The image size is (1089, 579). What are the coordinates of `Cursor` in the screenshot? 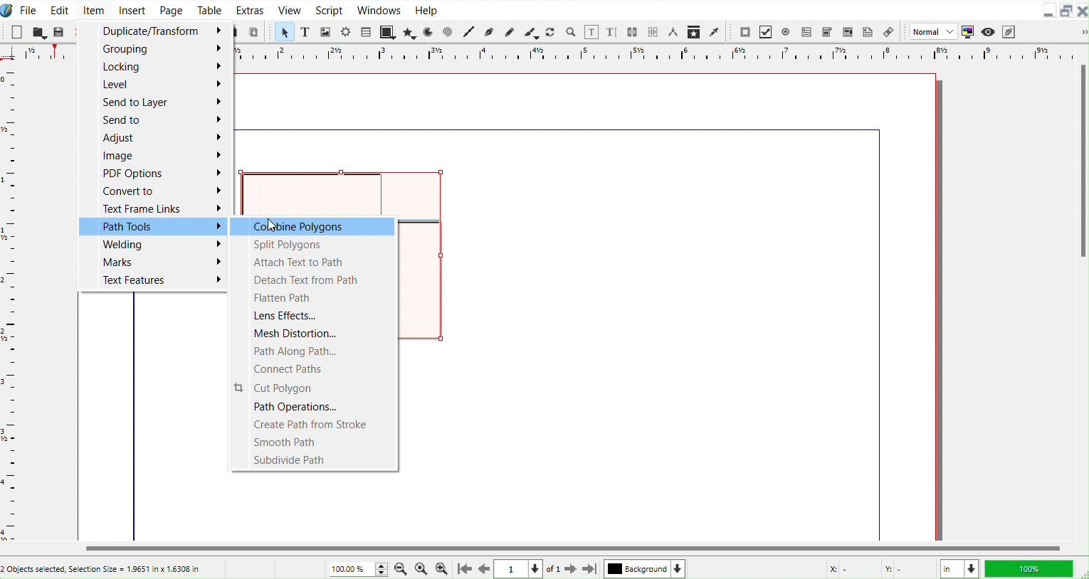 It's located at (272, 225).